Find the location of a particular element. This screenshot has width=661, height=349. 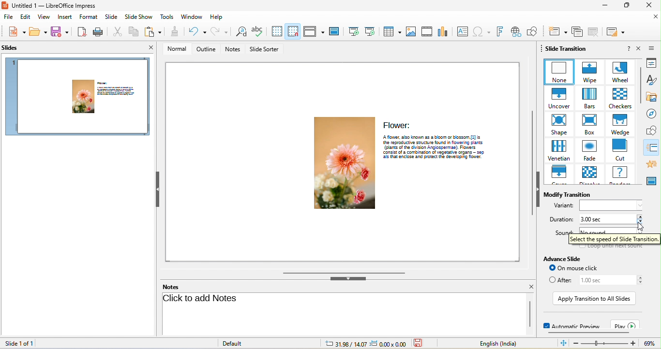

hide sidebar is located at coordinates (538, 189).